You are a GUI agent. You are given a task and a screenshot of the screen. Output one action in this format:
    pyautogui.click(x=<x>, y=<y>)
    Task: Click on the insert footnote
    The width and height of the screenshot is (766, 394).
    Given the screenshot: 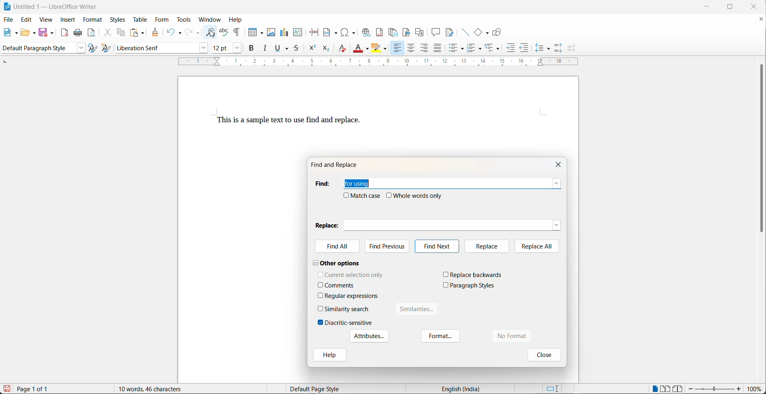 What is the action you would take?
    pyautogui.click(x=381, y=32)
    